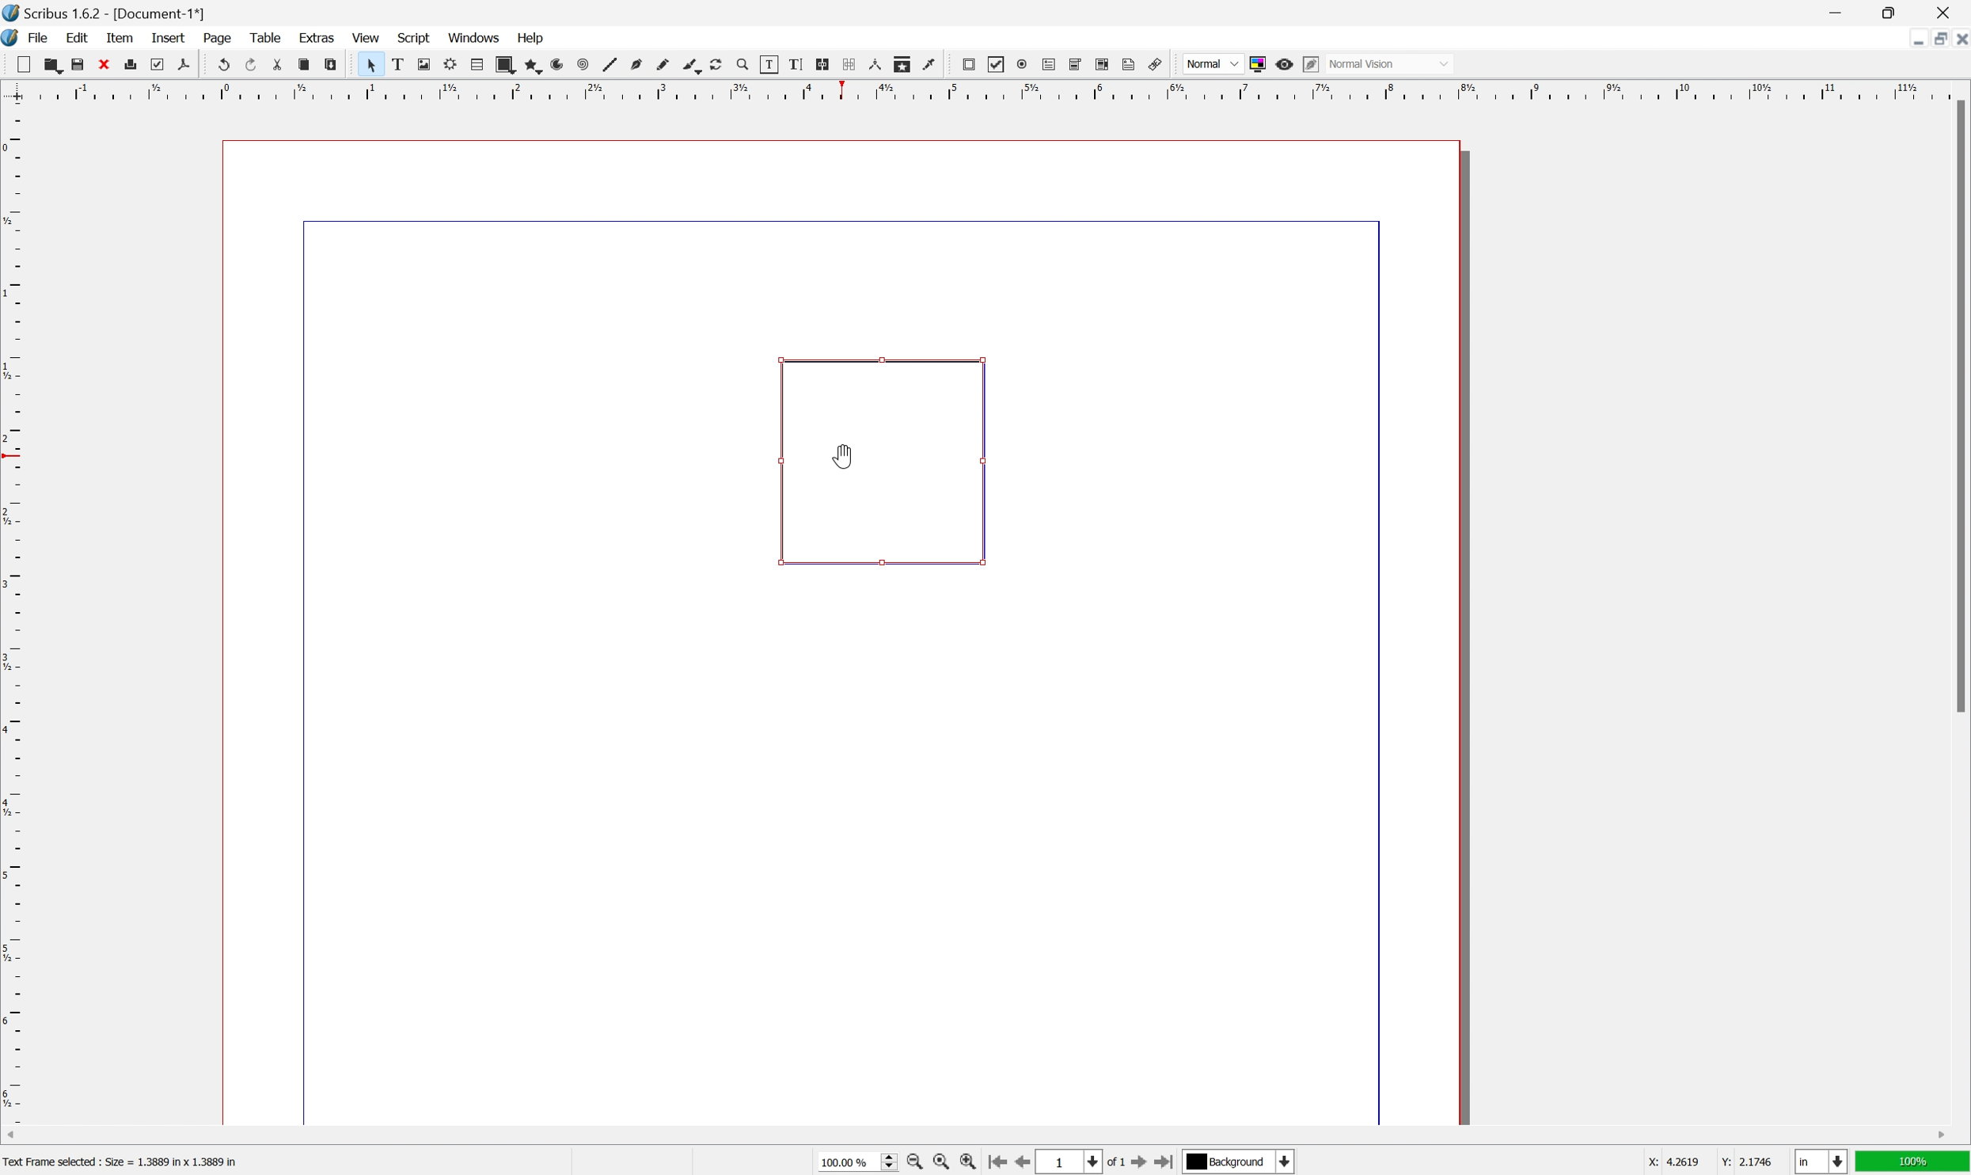 This screenshot has width=1971, height=1175. Describe the element at coordinates (1019, 1162) in the screenshot. I see `go to previous page` at that location.